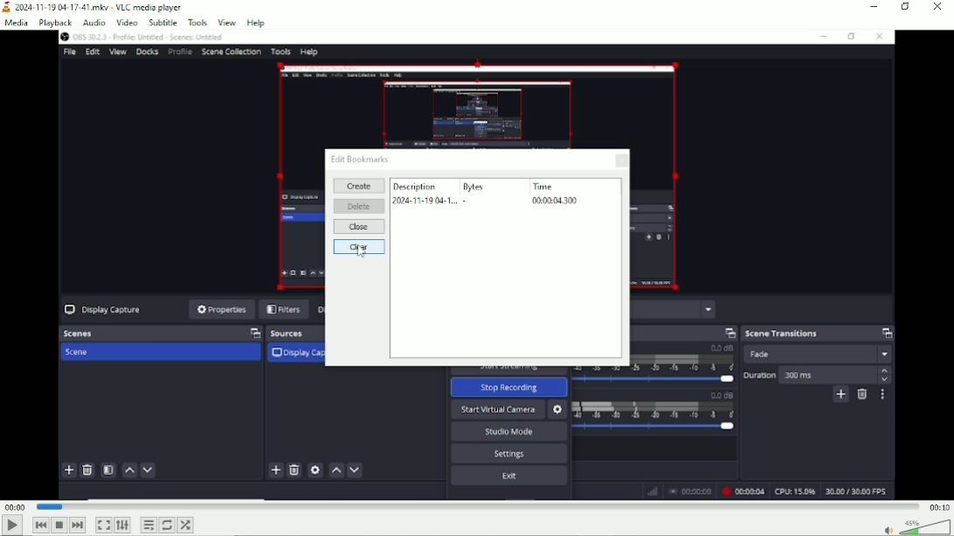 The height and width of the screenshot is (536, 954). What do you see at coordinates (358, 186) in the screenshot?
I see `Create` at bounding box center [358, 186].